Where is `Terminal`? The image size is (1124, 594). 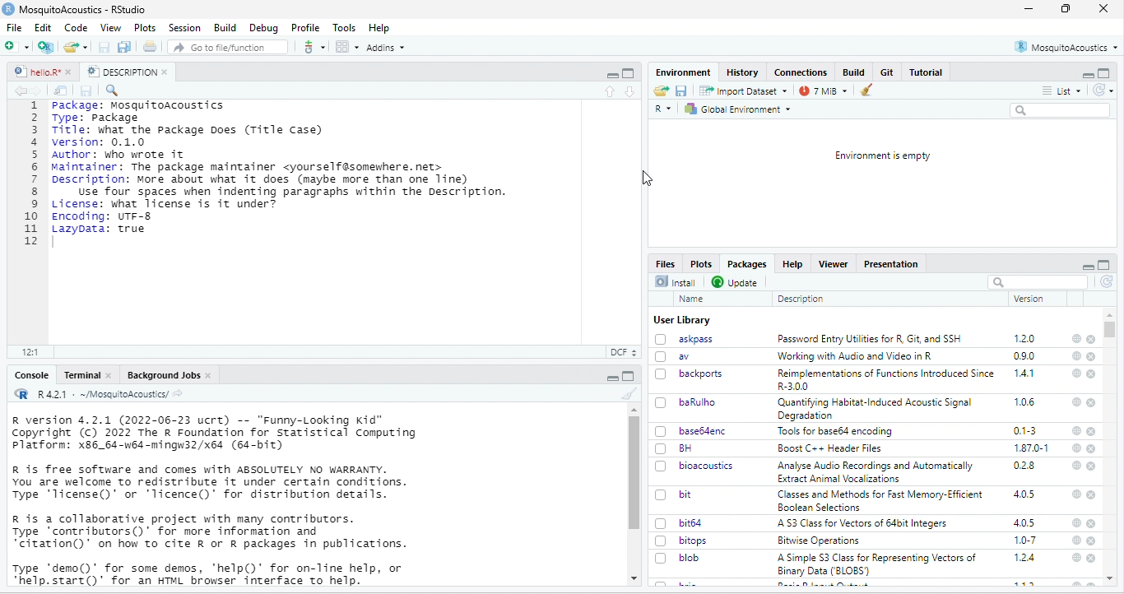 Terminal is located at coordinates (86, 374).